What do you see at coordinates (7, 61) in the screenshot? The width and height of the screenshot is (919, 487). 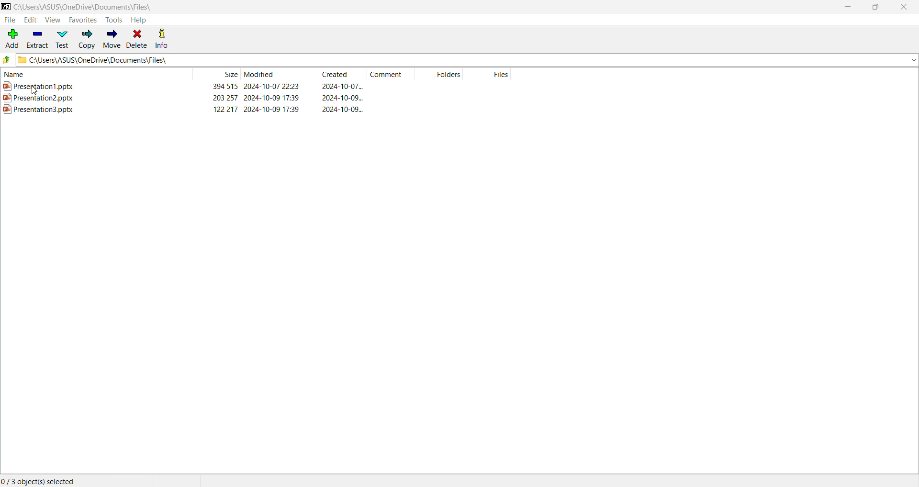 I see `Move back one step` at bounding box center [7, 61].